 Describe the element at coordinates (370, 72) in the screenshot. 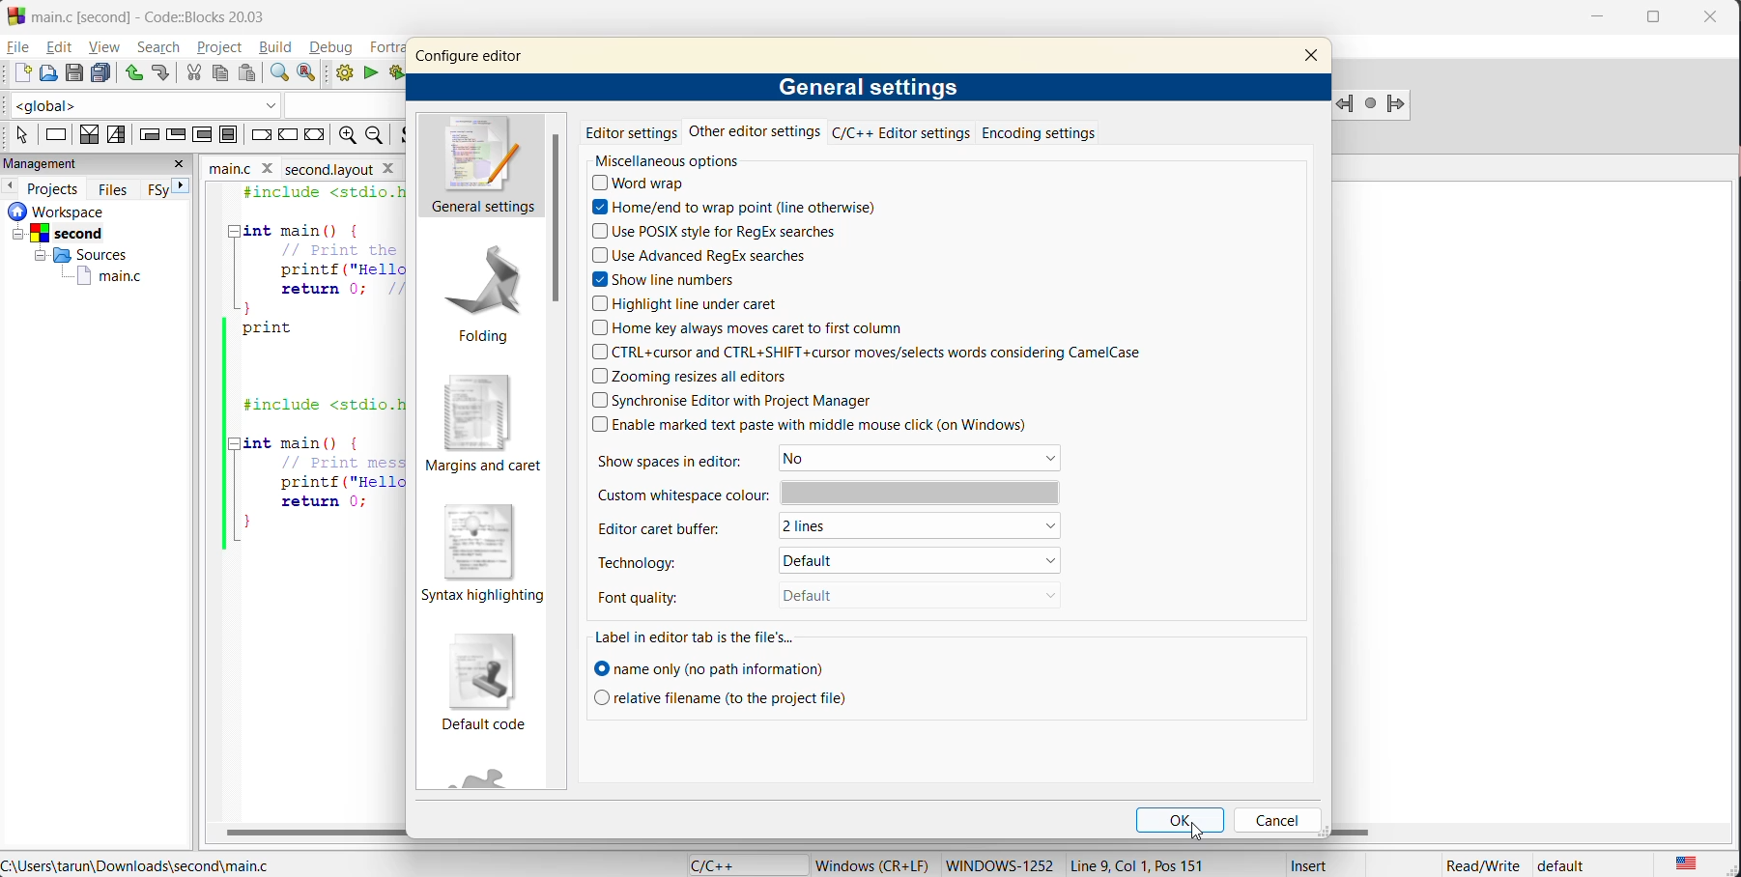

I see `run` at that location.